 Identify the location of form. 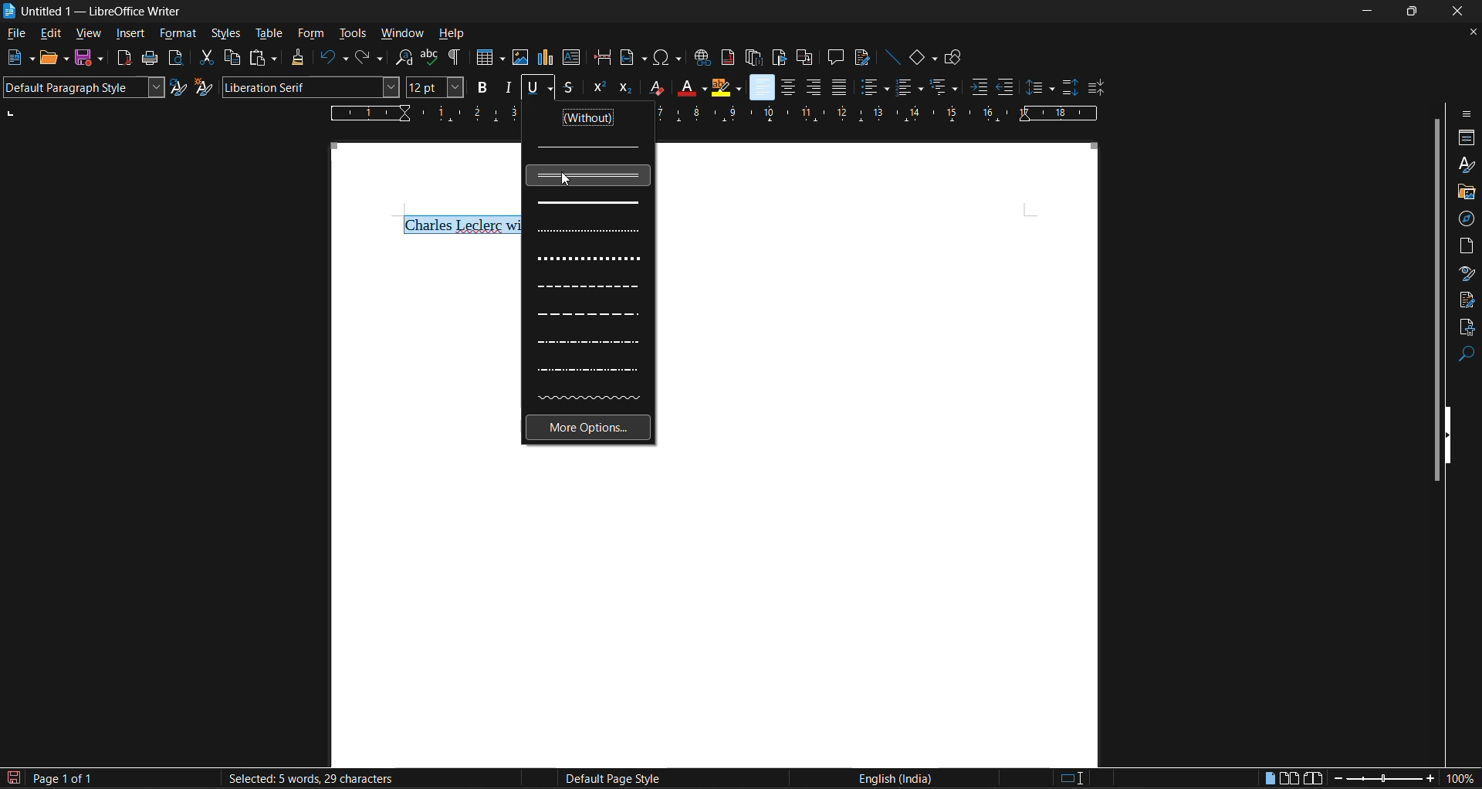
(313, 34).